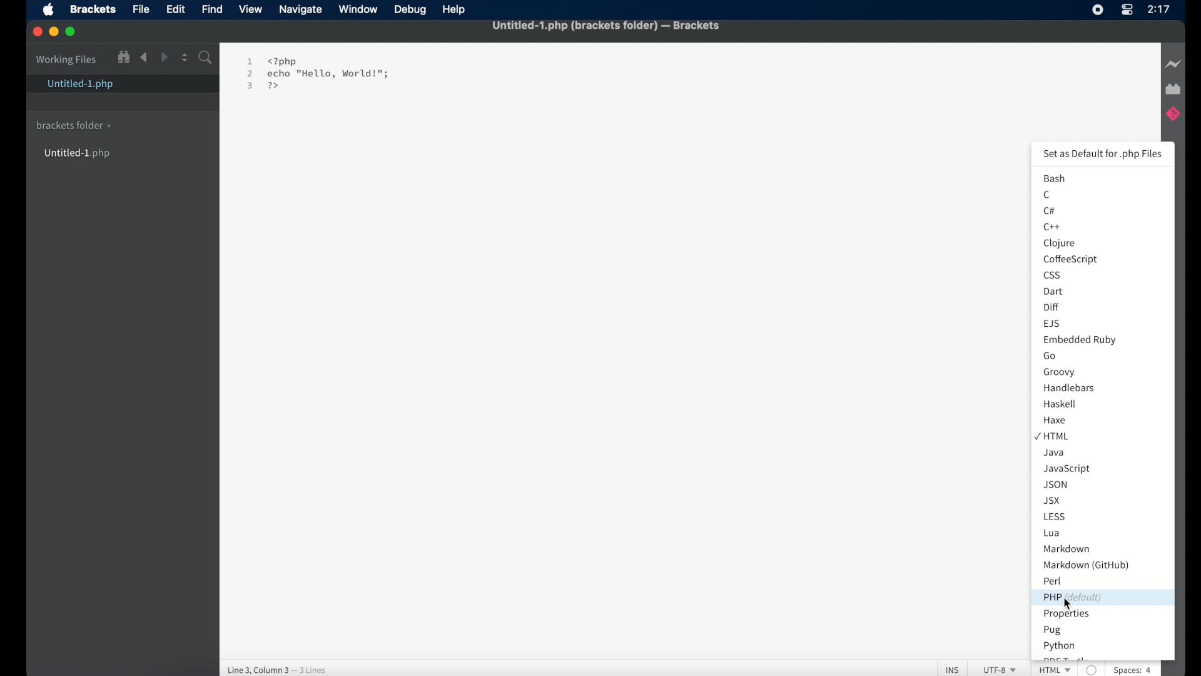 The height and width of the screenshot is (676, 1201). What do you see at coordinates (1057, 671) in the screenshot?
I see `HTML` at bounding box center [1057, 671].